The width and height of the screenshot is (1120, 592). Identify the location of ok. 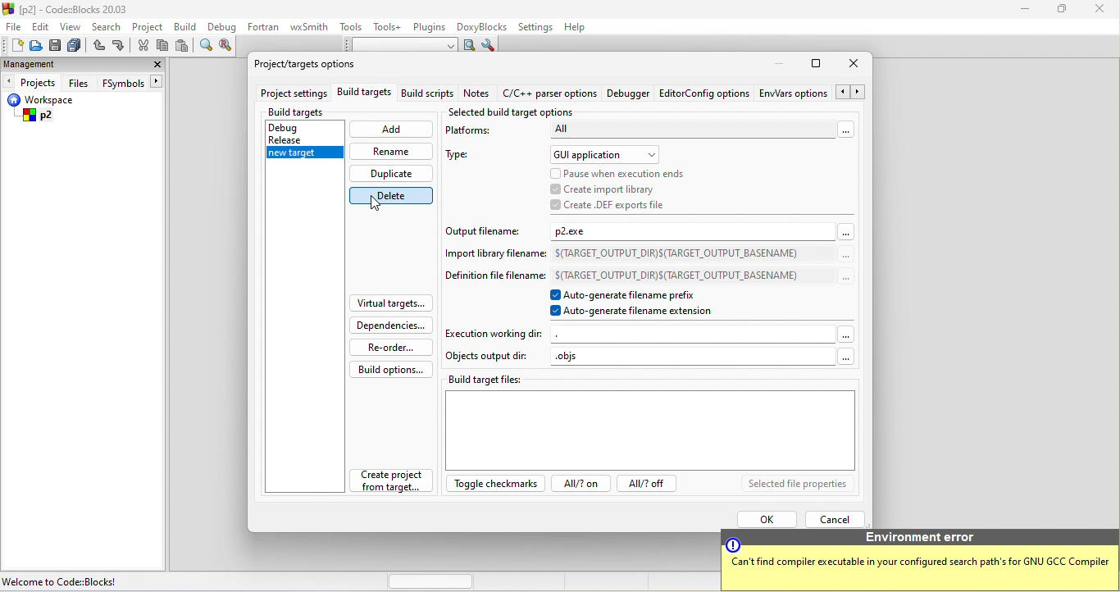
(765, 518).